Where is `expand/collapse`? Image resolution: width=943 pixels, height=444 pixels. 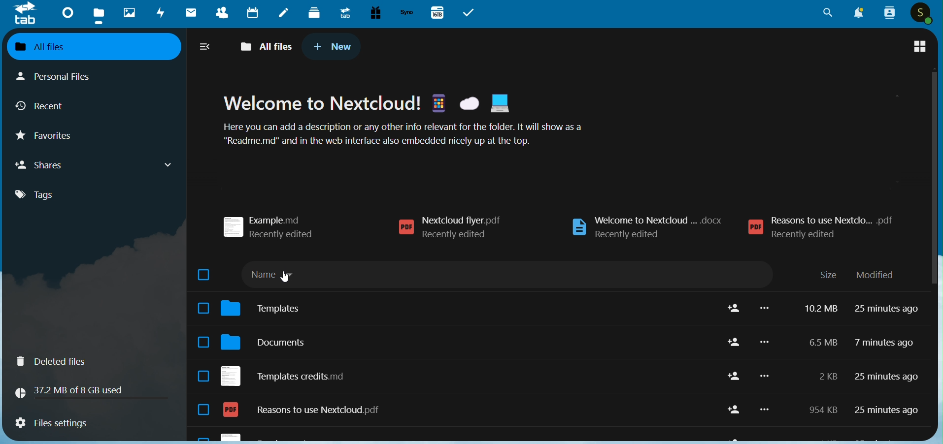
expand/collapse is located at coordinates (204, 45).